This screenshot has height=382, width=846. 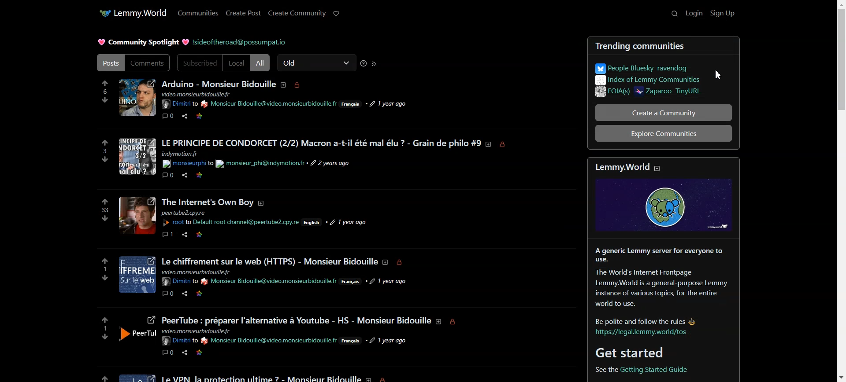 What do you see at coordinates (137, 157) in the screenshot?
I see `profile picture` at bounding box center [137, 157].